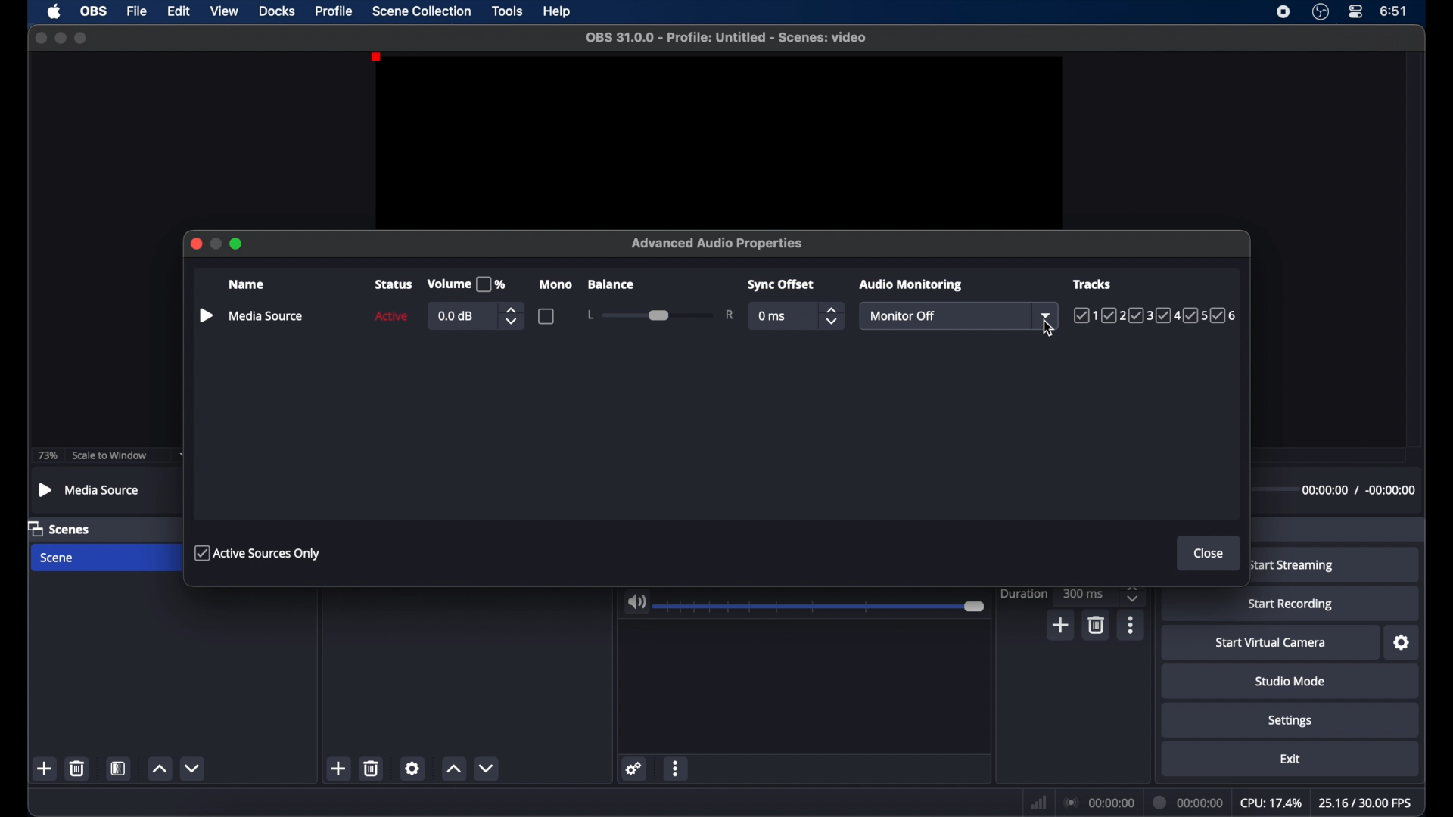  Describe the element at coordinates (662, 315) in the screenshot. I see `slider` at that location.